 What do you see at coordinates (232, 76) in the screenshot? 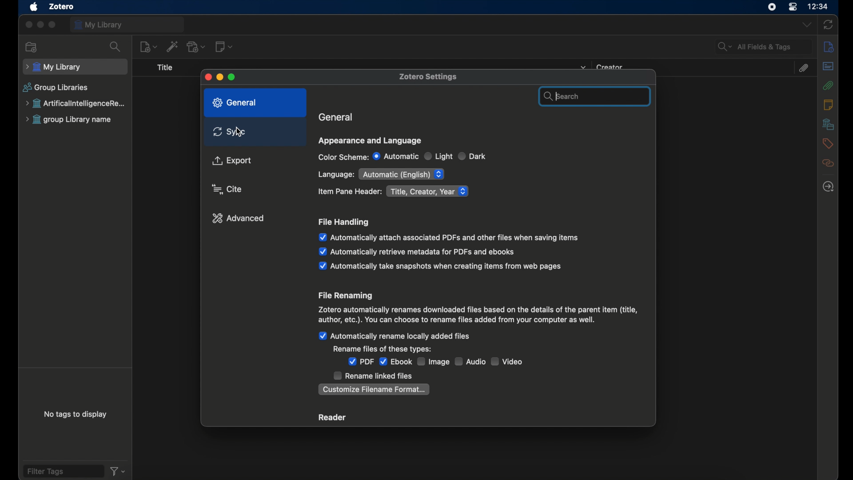
I see `maximize` at bounding box center [232, 76].